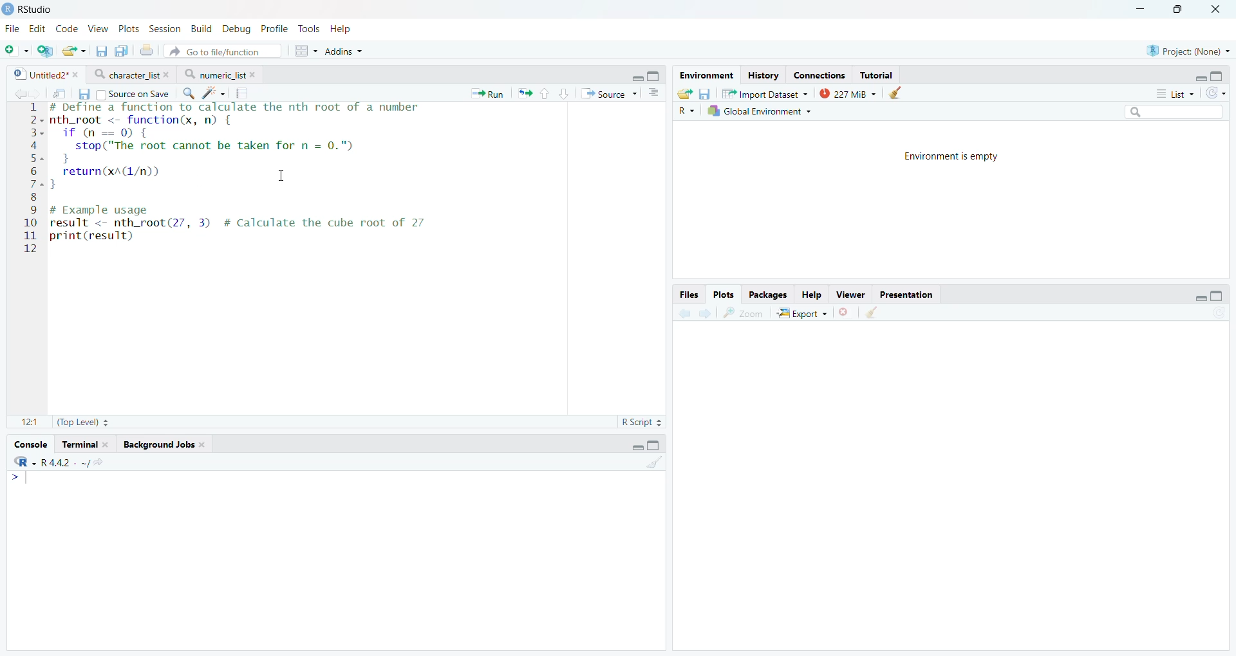  Describe the element at coordinates (524, 94) in the screenshot. I see `Re-run previous code section` at that location.